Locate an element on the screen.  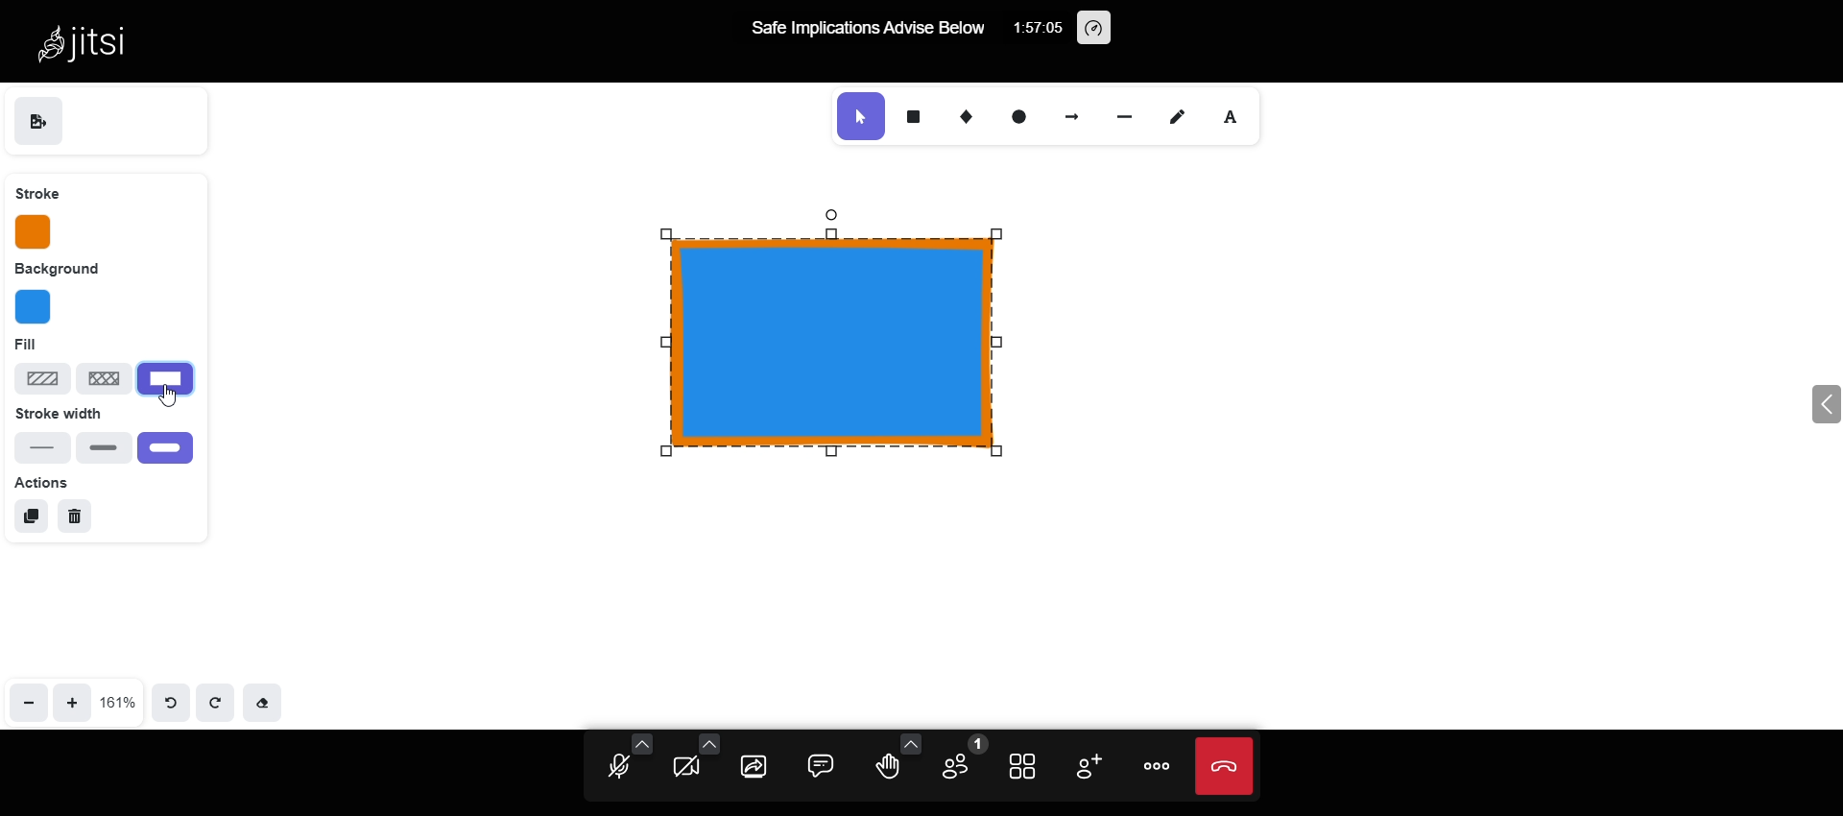
stroke width is located at coordinates (67, 414).